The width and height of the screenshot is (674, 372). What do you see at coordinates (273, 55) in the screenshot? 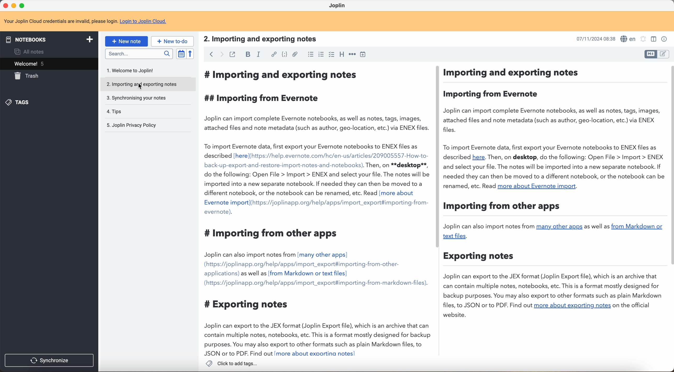
I see `hyperlink` at bounding box center [273, 55].